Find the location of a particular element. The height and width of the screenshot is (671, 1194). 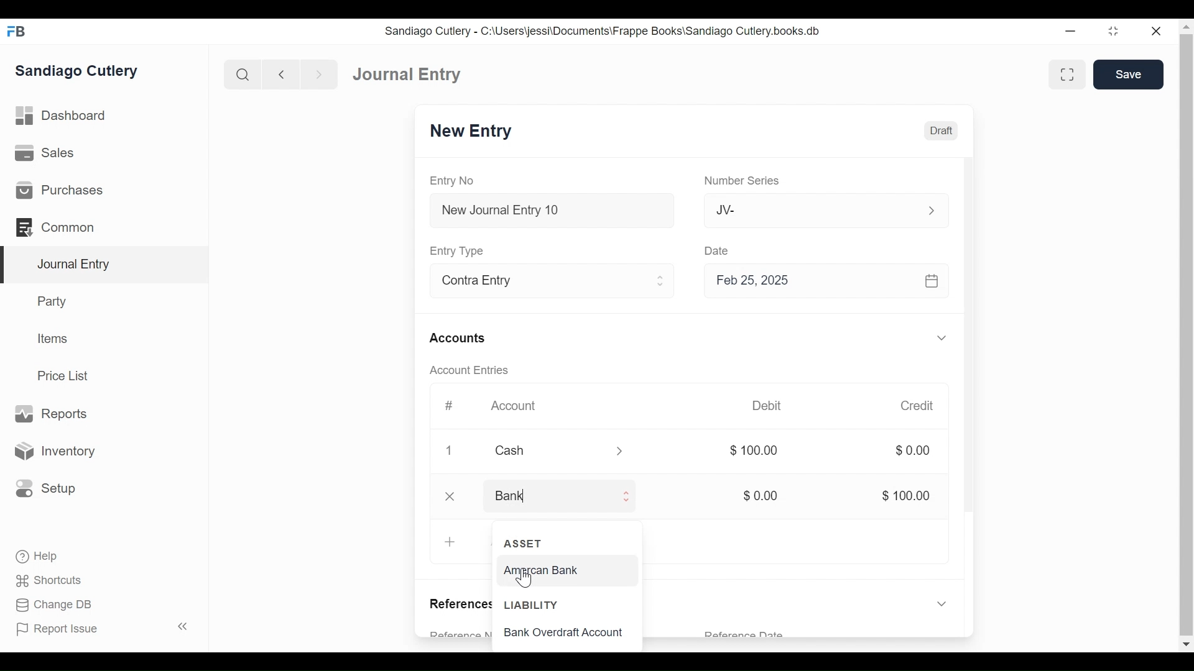

Shortcuts is located at coordinates (45, 580).